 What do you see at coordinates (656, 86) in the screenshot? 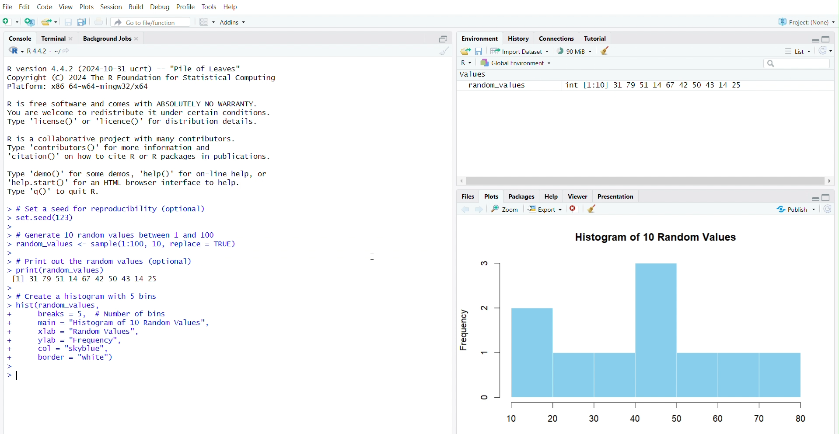
I see `int [1:10] 31 79 51 14 67 42 50 43 14 25` at bounding box center [656, 86].